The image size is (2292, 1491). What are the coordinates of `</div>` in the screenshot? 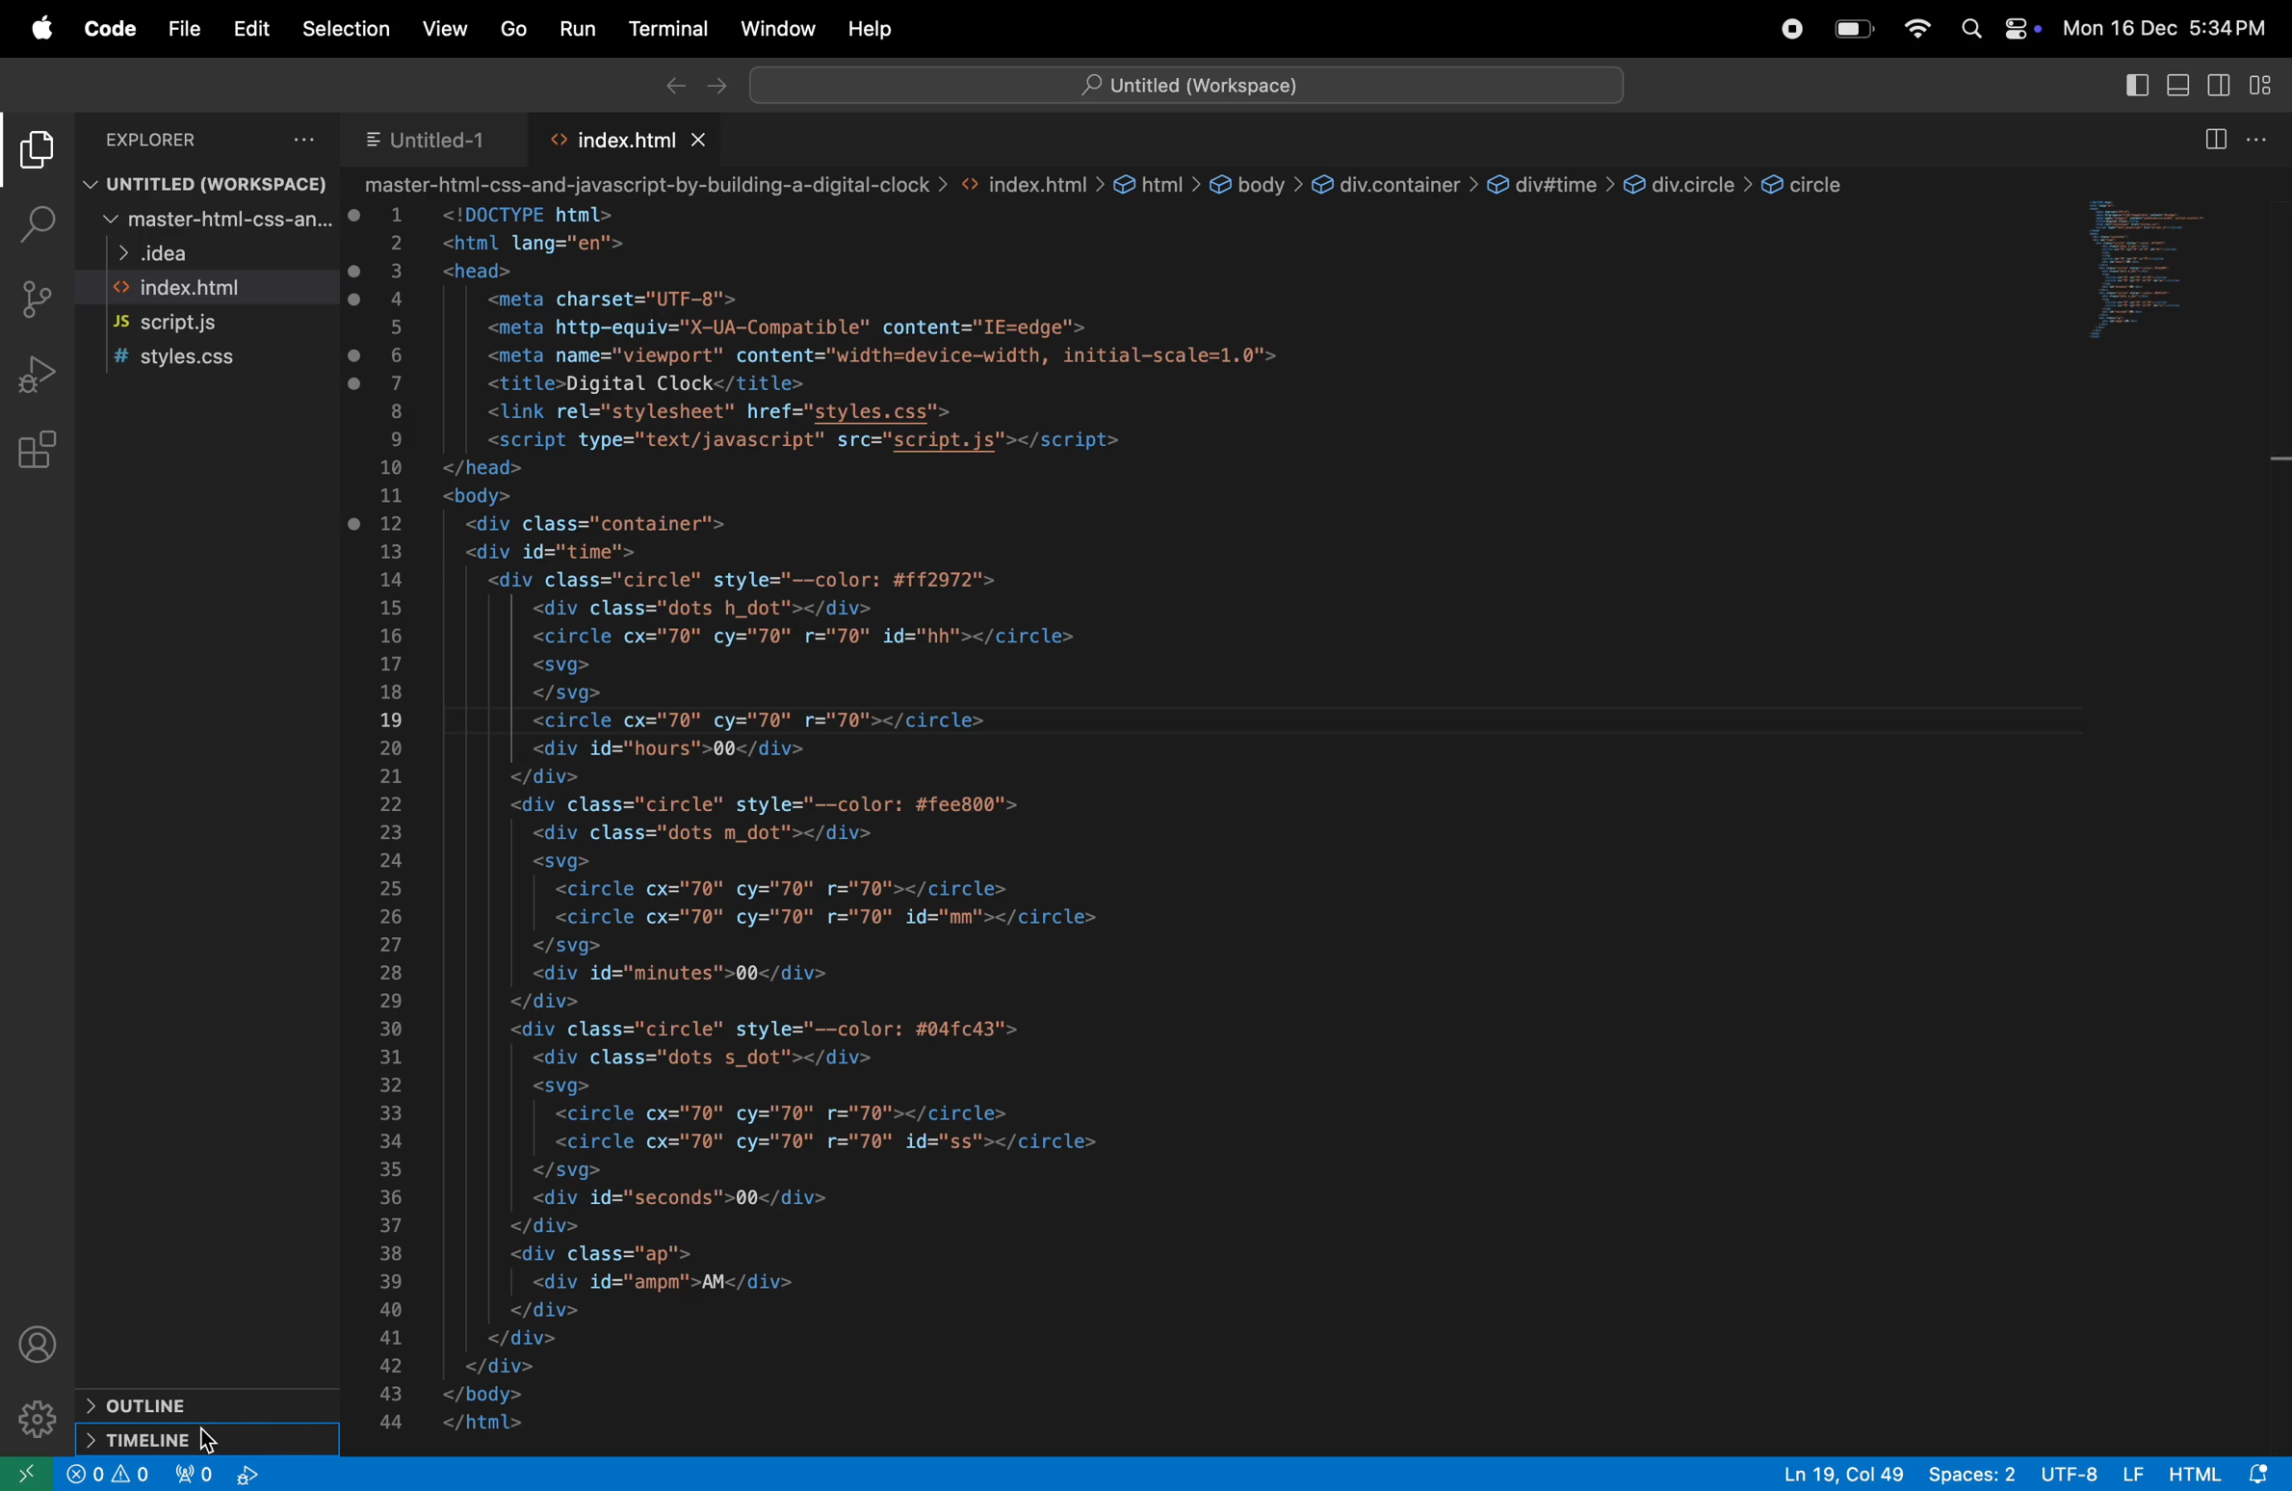 It's located at (551, 999).